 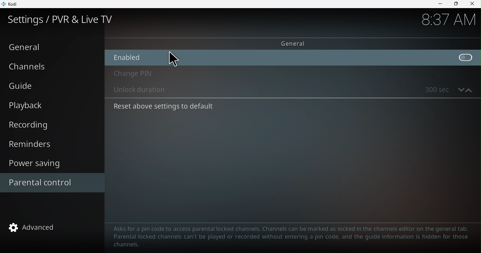 What do you see at coordinates (294, 43) in the screenshot?
I see `General` at bounding box center [294, 43].